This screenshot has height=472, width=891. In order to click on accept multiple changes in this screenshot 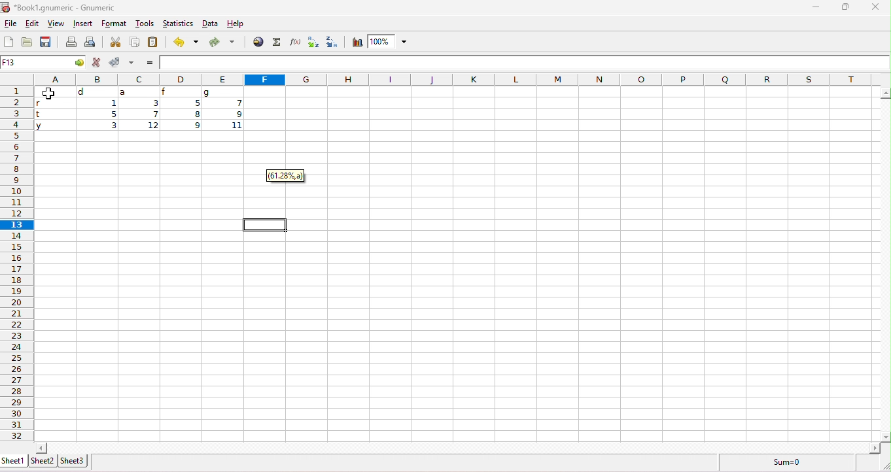, I will do `click(132, 62)`.